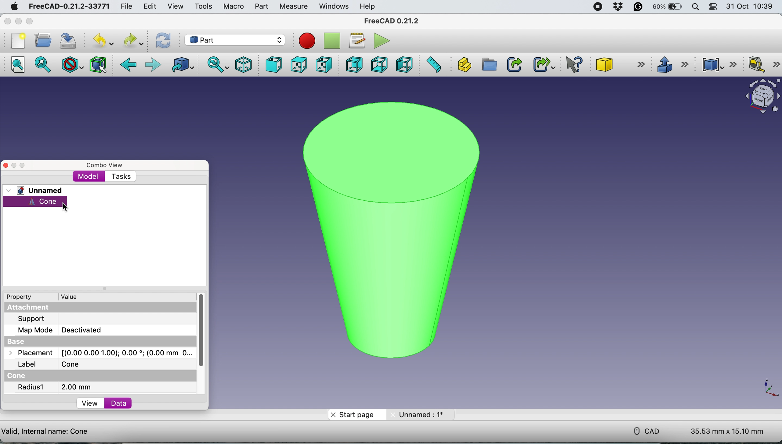 The height and width of the screenshot is (444, 782). What do you see at coordinates (132, 40) in the screenshot?
I see `redo` at bounding box center [132, 40].